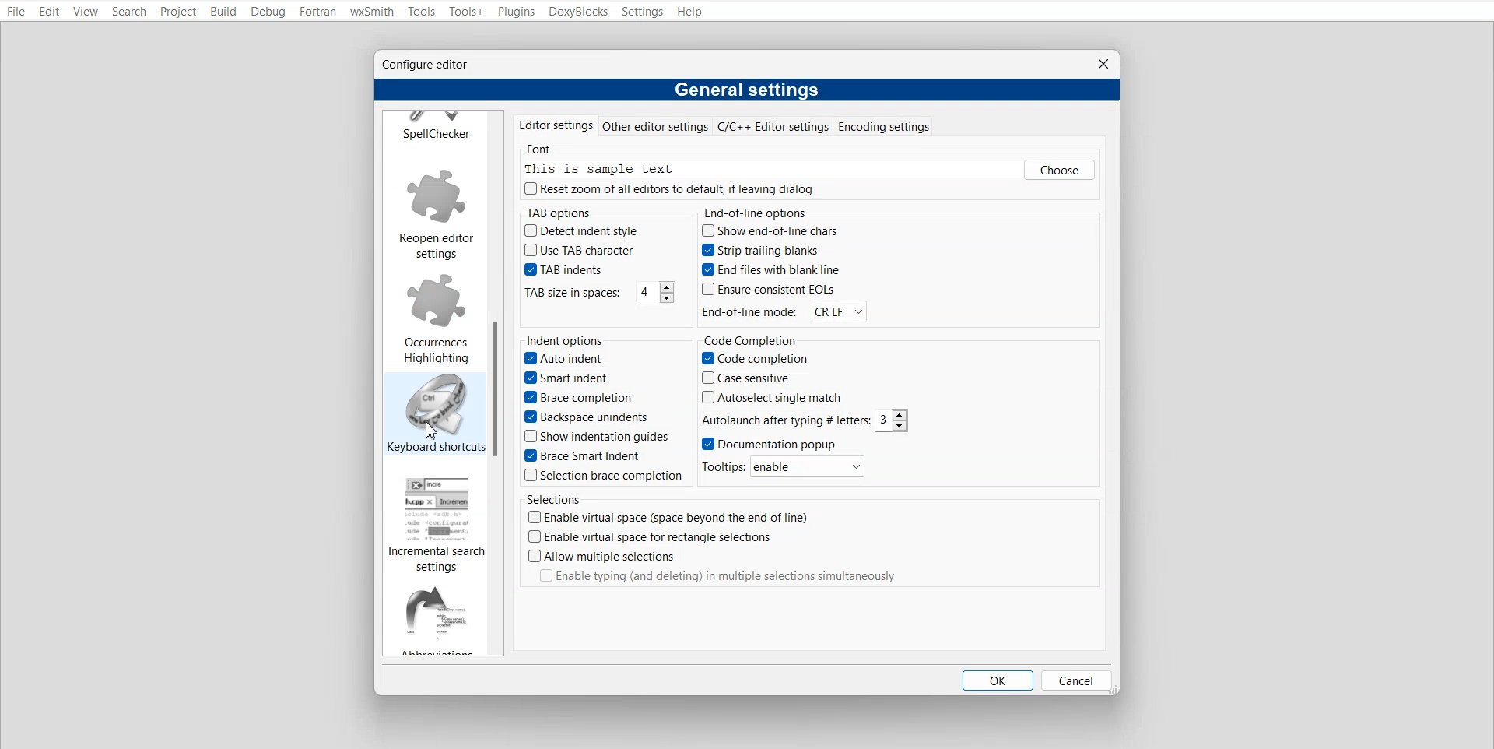 This screenshot has width=1494, height=749. What do you see at coordinates (651, 294) in the screenshot?
I see `4` at bounding box center [651, 294].